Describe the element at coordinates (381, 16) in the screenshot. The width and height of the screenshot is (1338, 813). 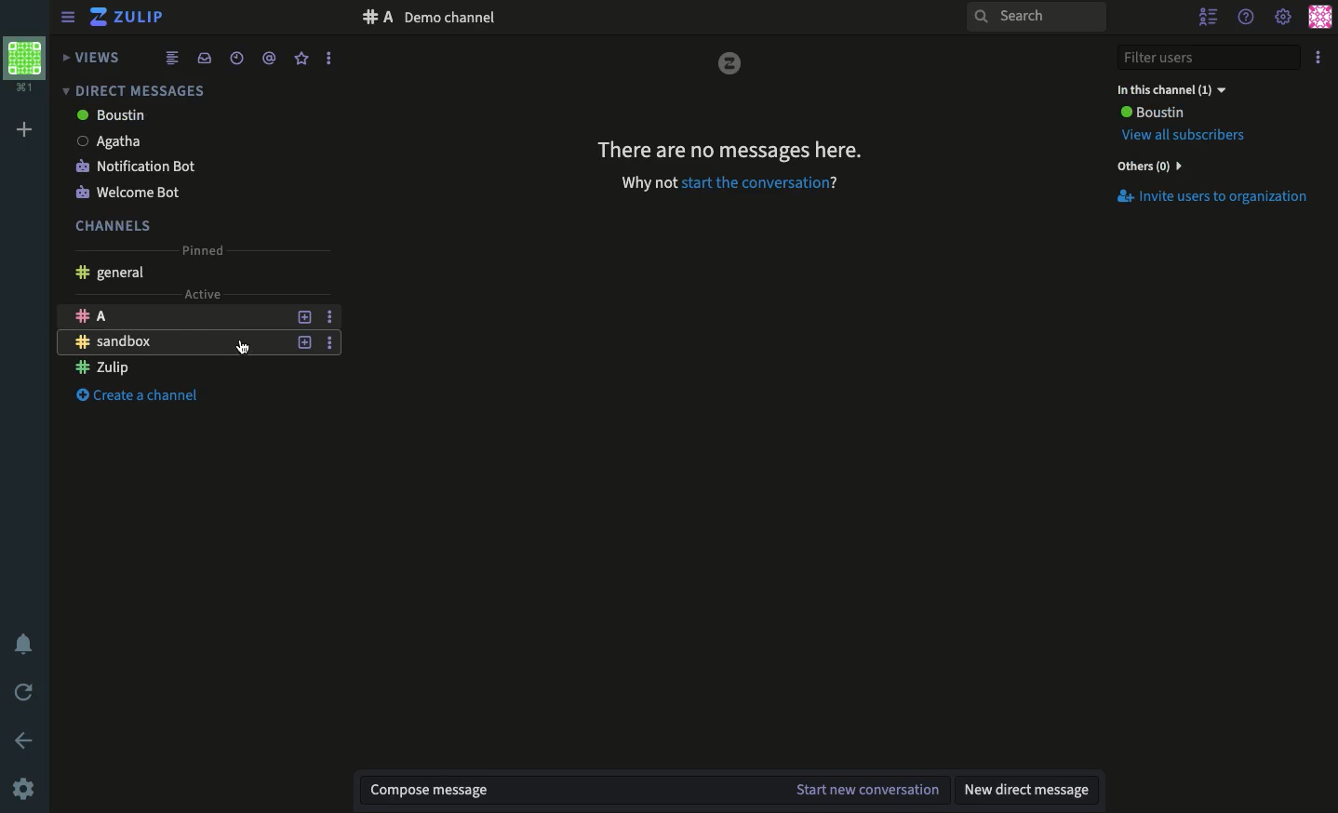
I see `A` at that location.